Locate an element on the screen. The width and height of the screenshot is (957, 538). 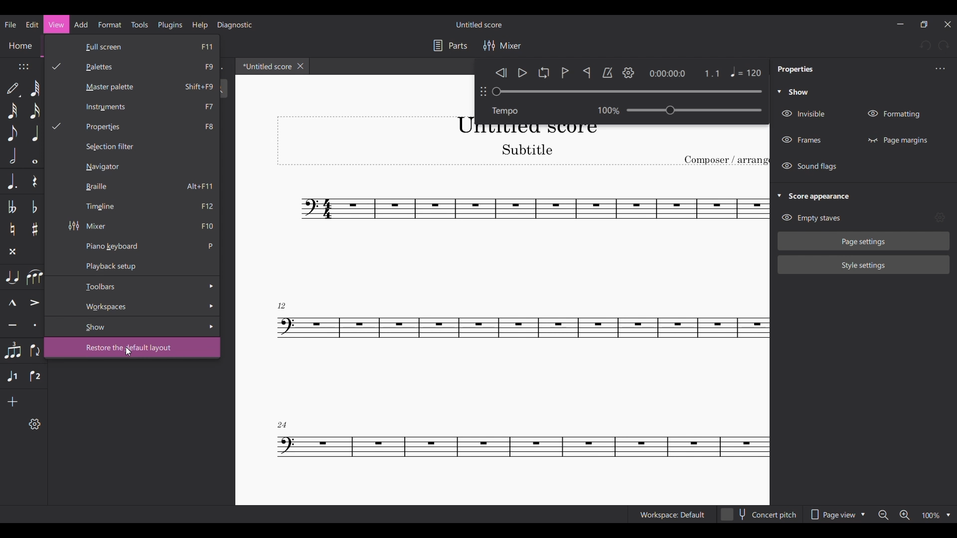
100% is located at coordinates (604, 109).